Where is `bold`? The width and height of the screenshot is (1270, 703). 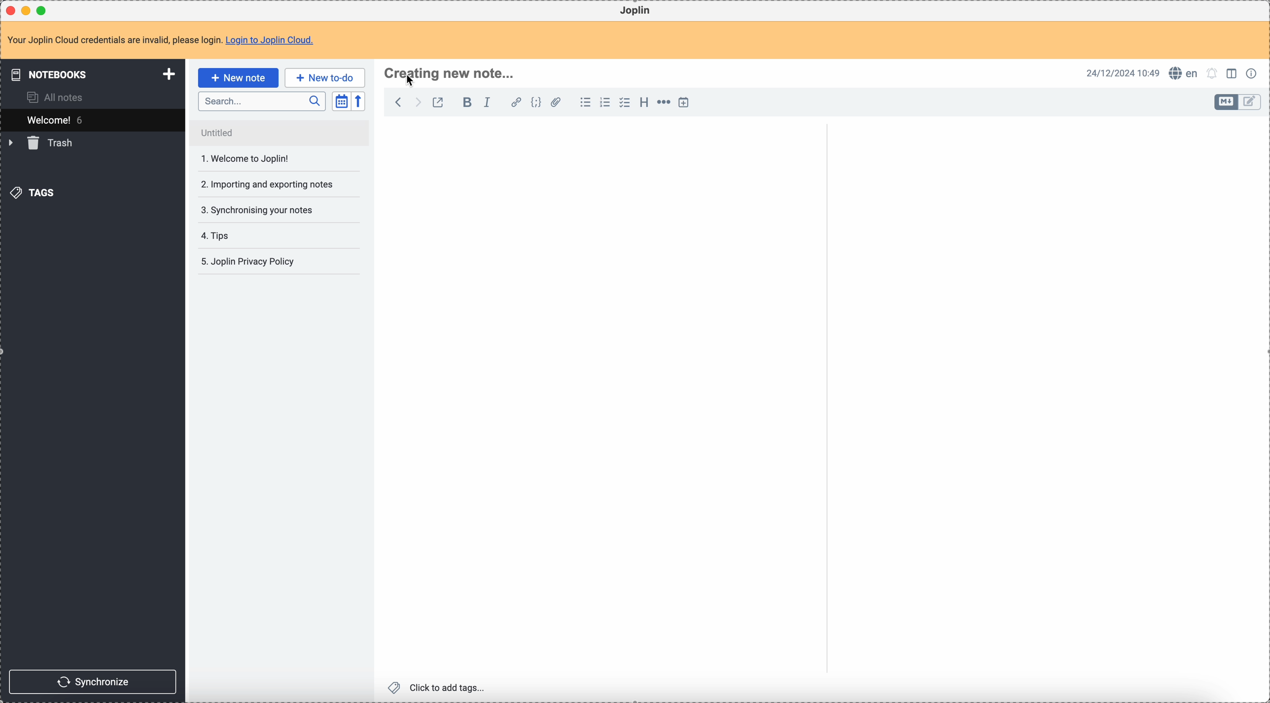 bold is located at coordinates (467, 104).